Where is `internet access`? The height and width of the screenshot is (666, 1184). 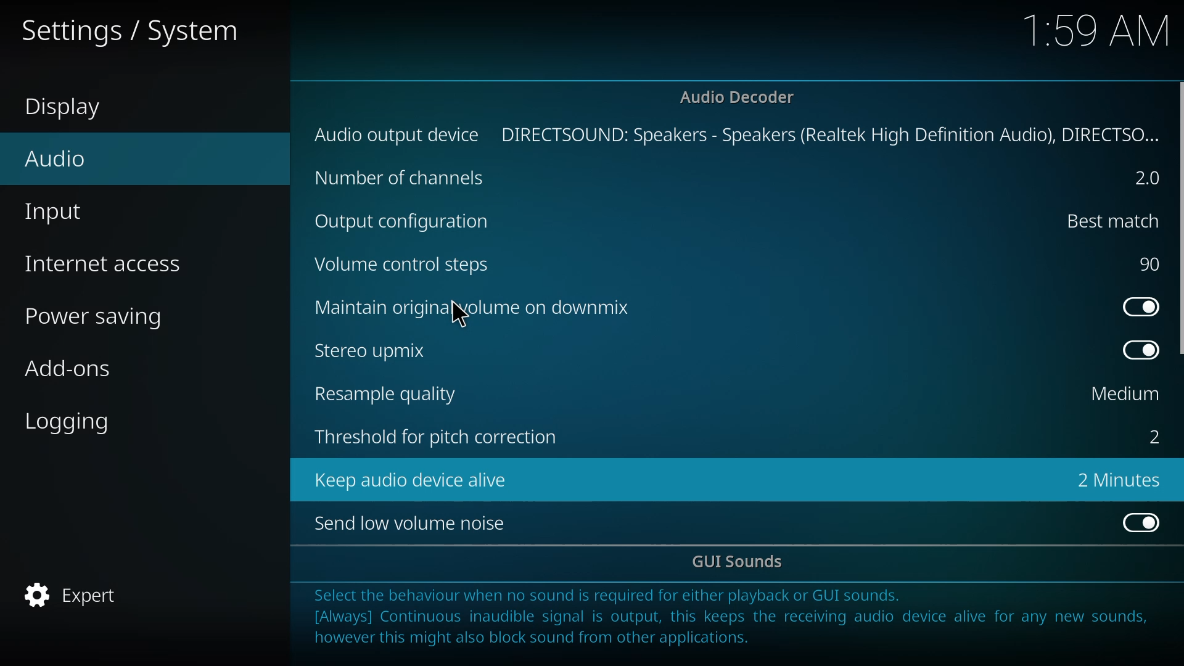
internet access is located at coordinates (109, 264).